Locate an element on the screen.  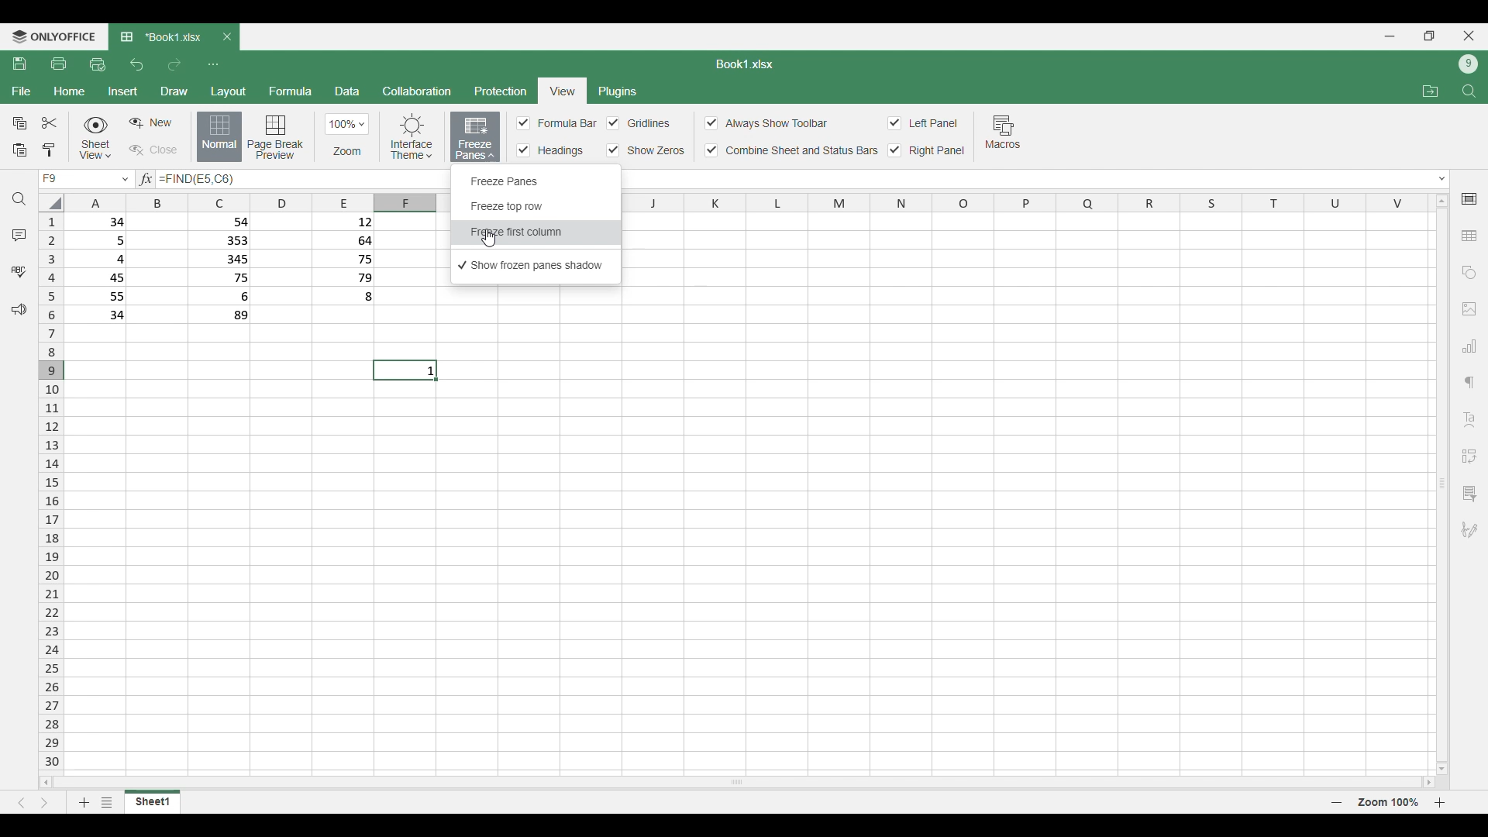
Redo is located at coordinates (174, 65).